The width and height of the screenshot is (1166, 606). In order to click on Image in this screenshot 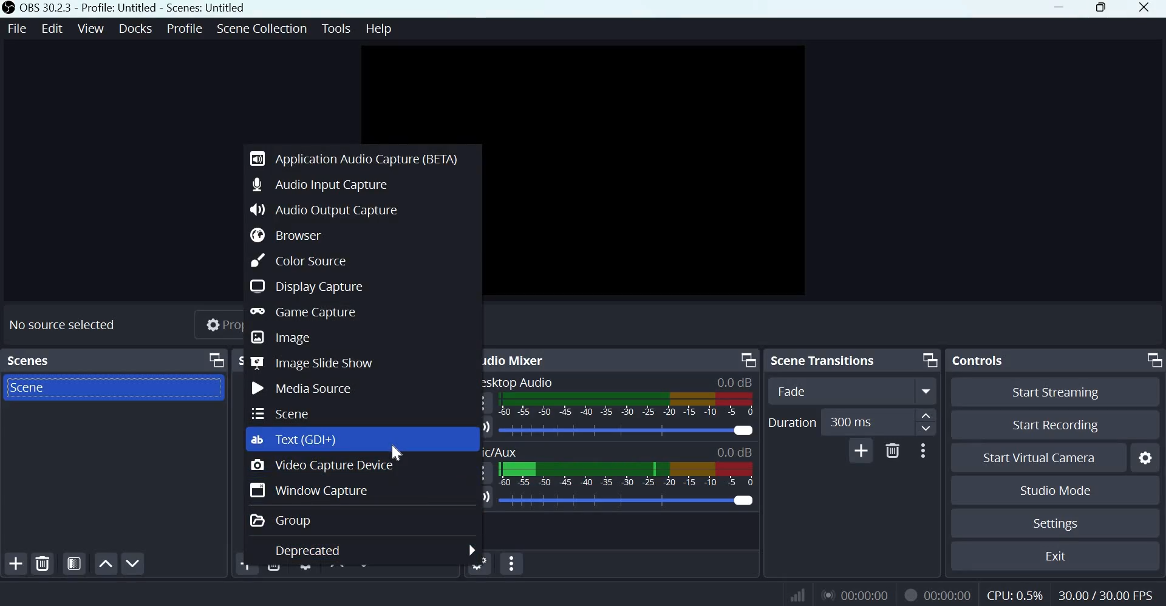, I will do `click(282, 338)`.